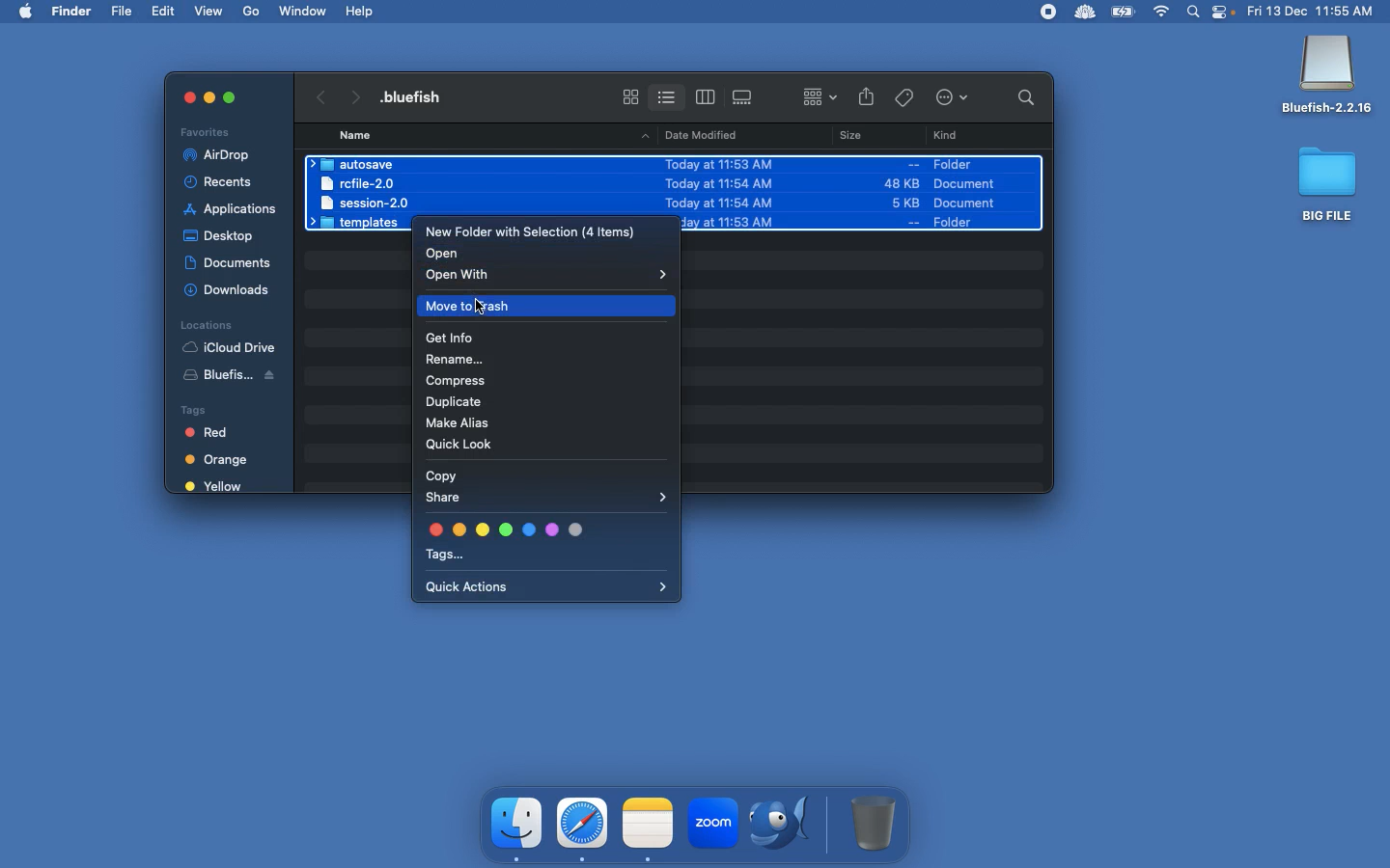 The height and width of the screenshot is (868, 1390). What do you see at coordinates (874, 194) in the screenshot?
I see `size` at bounding box center [874, 194].